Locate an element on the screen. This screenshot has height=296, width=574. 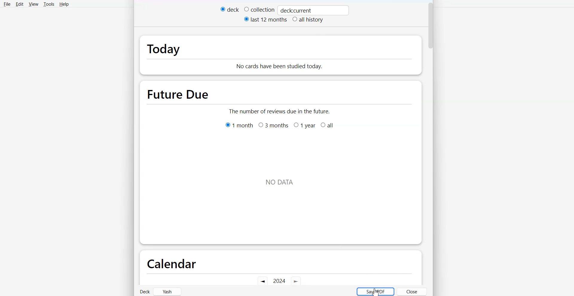
Collection is located at coordinates (259, 9).